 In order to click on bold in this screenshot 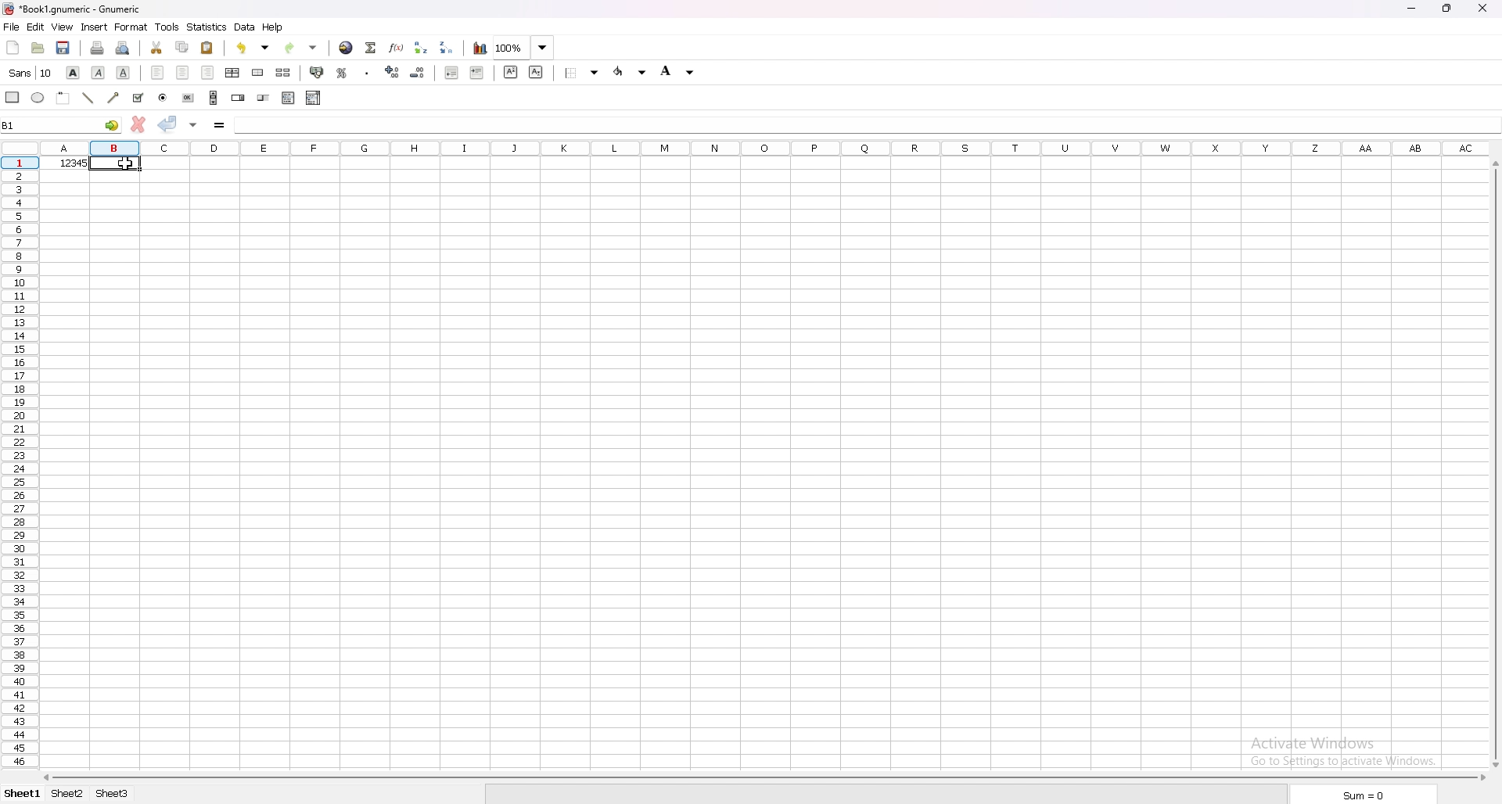, I will do `click(73, 72)`.